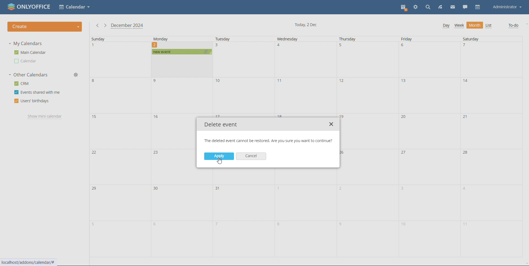 The image size is (529, 266). What do you see at coordinates (344, 118) in the screenshot?
I see `19` at bounding box center [344, 118].